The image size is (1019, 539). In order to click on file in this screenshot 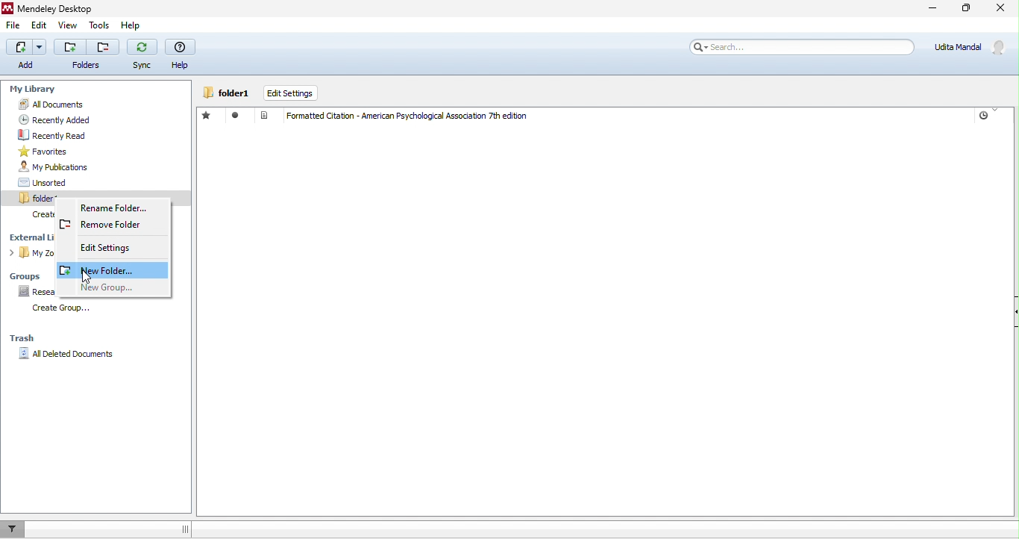, I will do `click(11, 25)`.